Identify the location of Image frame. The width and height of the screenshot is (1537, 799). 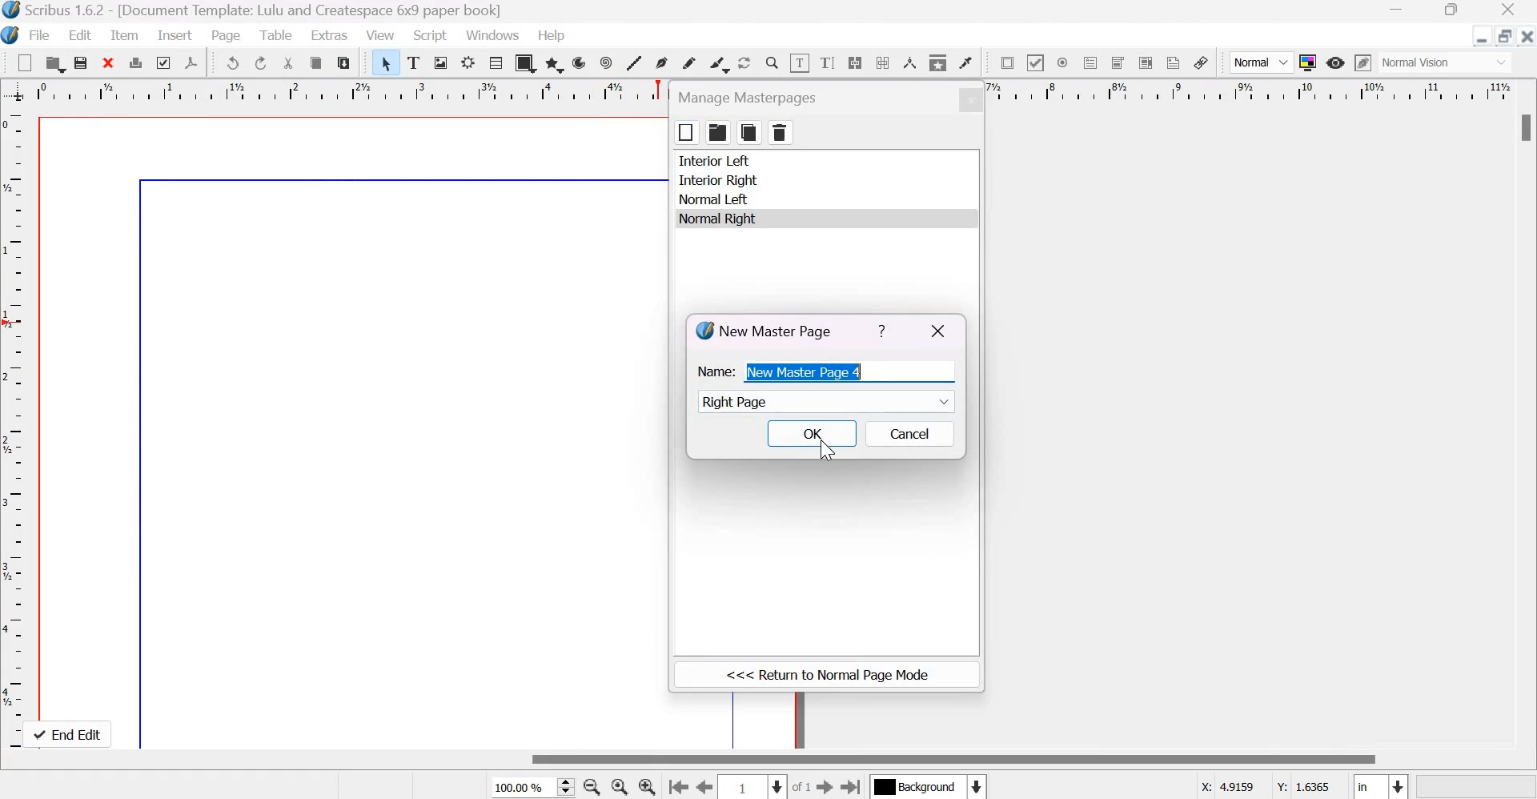
(441, 64).